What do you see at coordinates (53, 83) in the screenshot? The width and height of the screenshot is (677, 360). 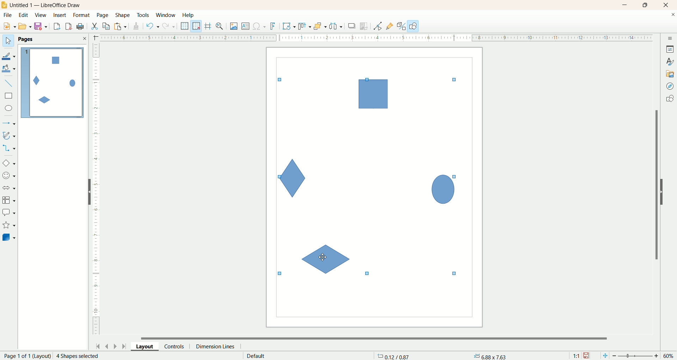 I see `page1` at bounding box center [53, 83].